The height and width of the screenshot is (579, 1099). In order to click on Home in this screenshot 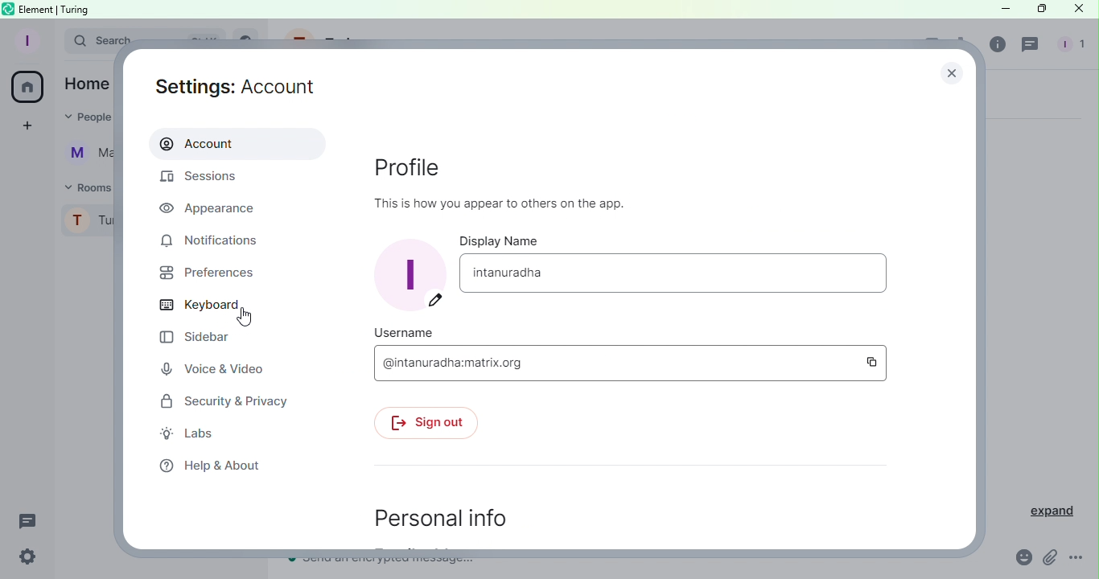, I will do `click(27, 88)`.